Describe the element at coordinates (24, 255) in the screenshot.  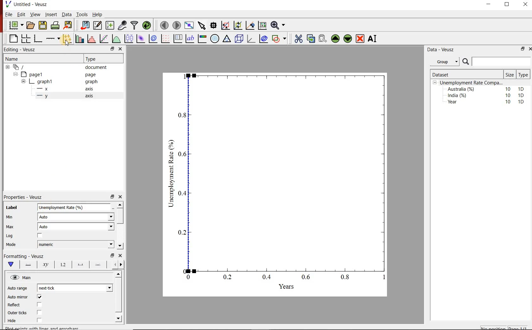
I see `Formatting - Veusz` at that location.